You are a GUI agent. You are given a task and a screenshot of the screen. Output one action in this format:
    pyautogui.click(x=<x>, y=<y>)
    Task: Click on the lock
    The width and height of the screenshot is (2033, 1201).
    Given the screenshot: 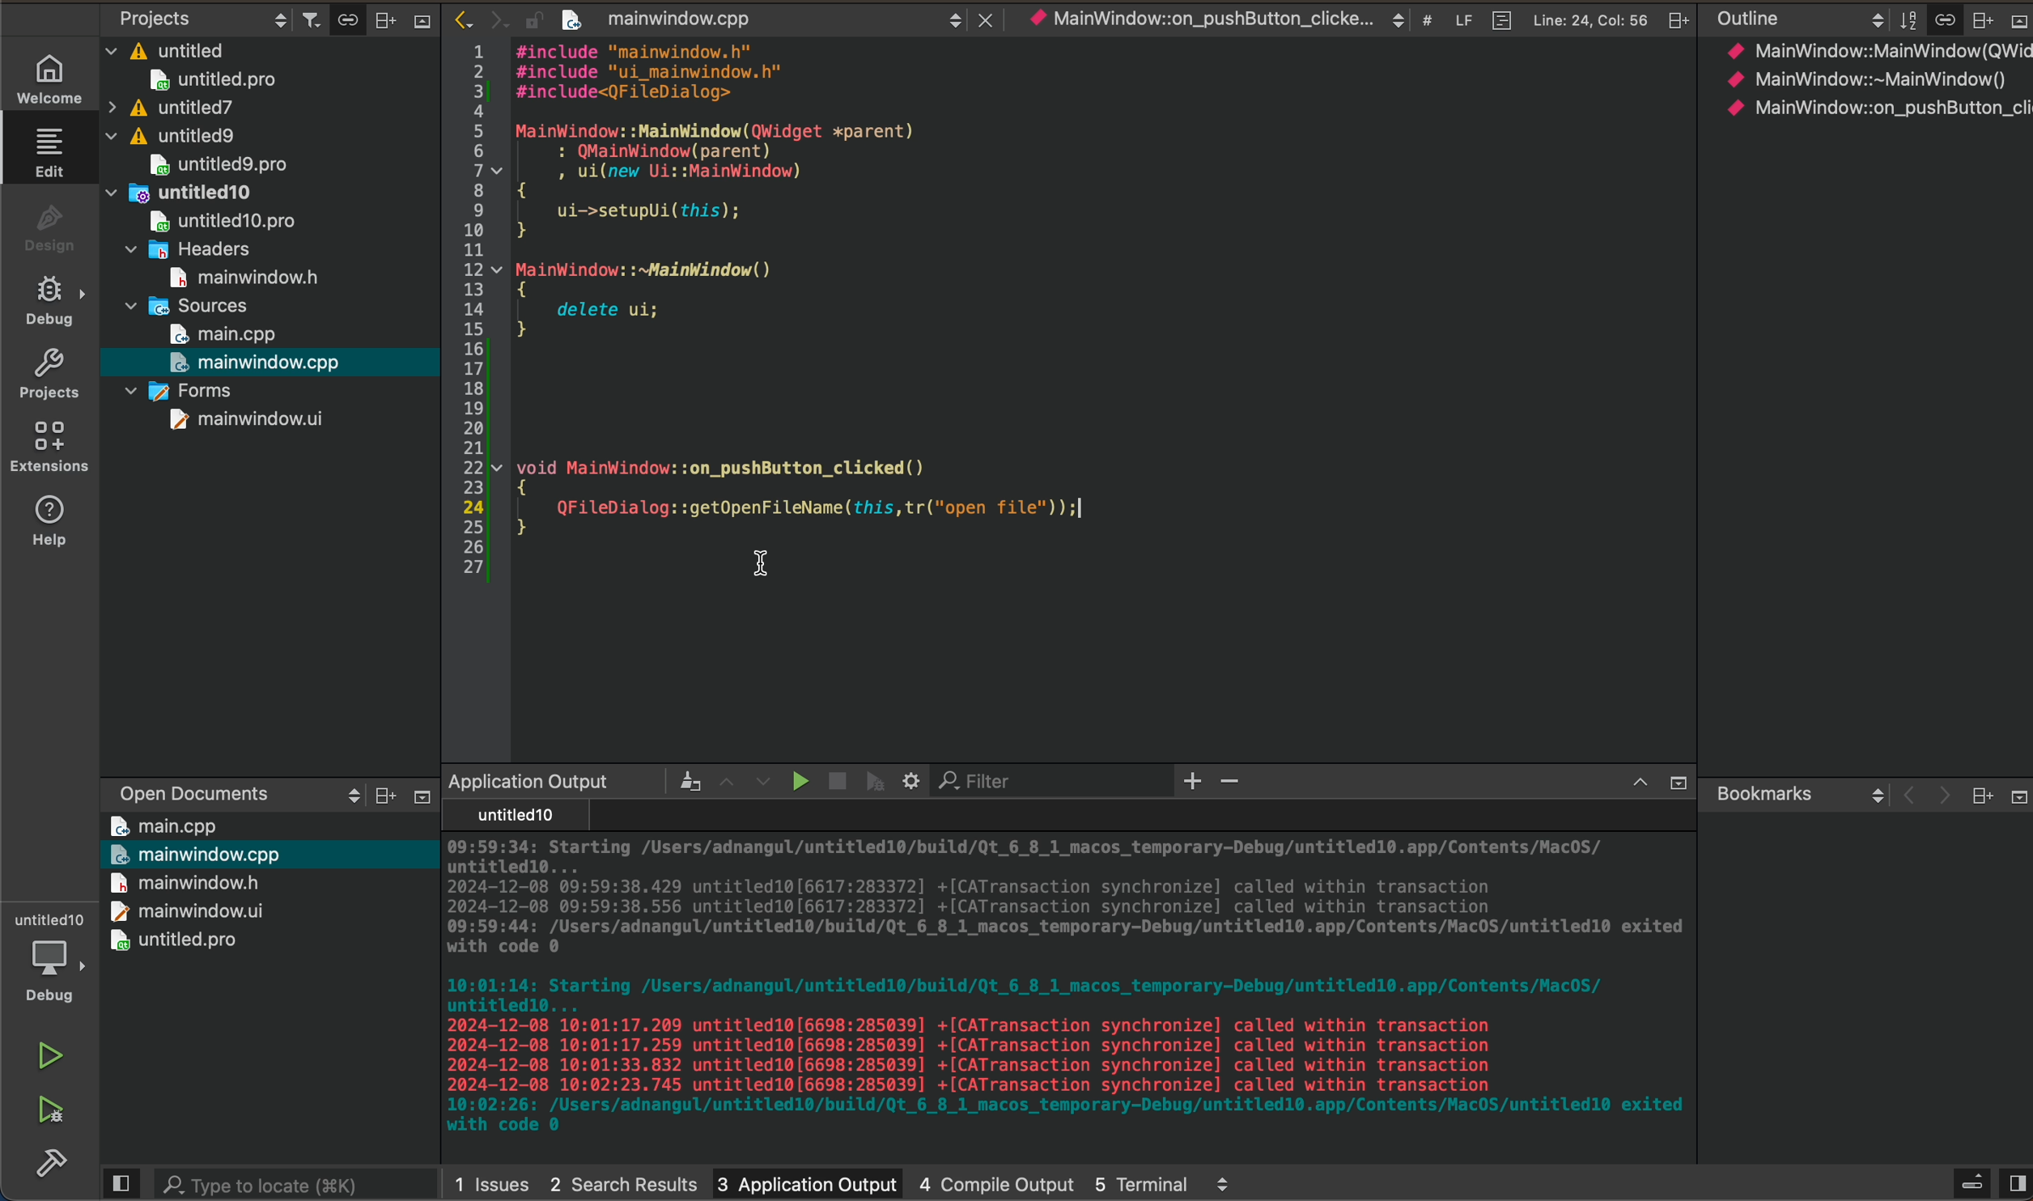 What is the action you would take?
    pyautogui.click(x=524, y=16)
    